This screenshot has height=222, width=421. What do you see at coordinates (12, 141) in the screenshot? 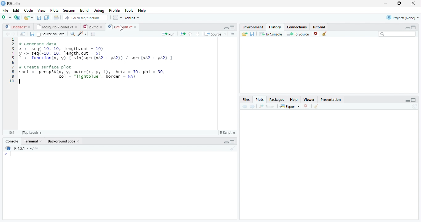
I see `Console` at bounding box center [12, 141].